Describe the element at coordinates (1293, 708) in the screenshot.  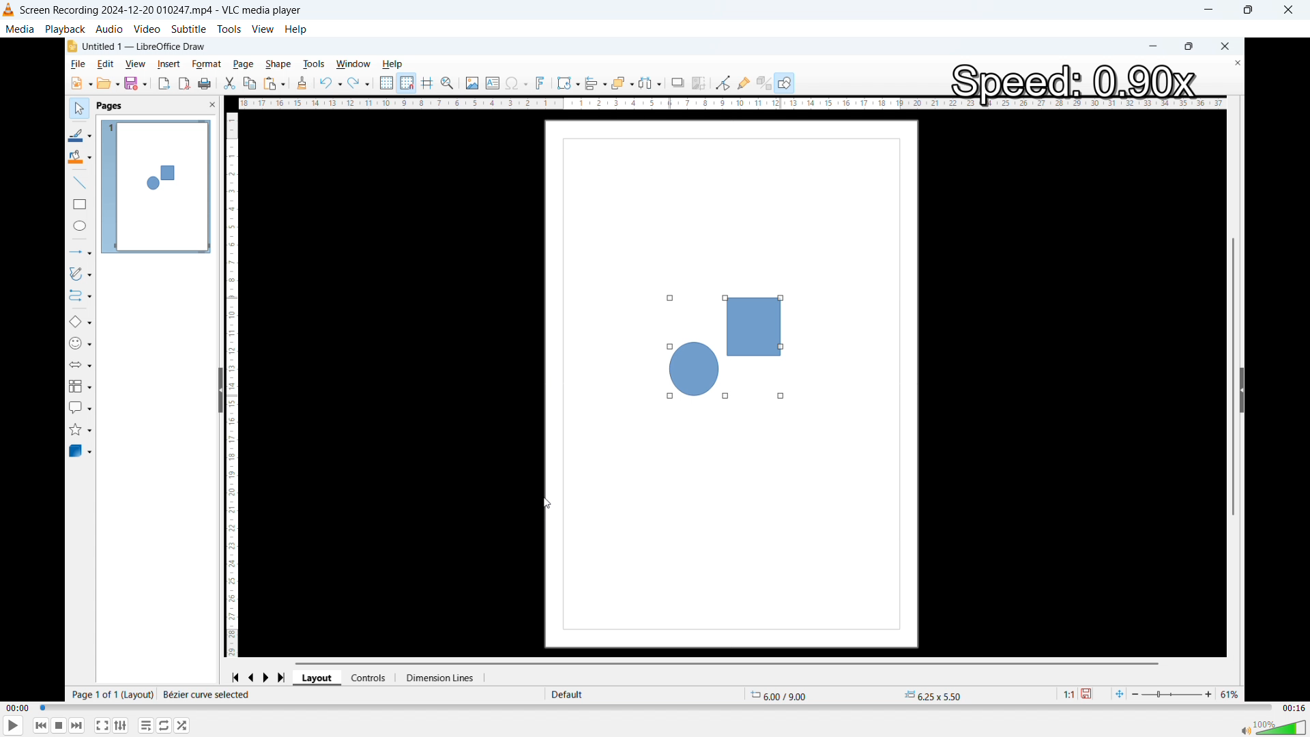
I see `Video duration ` at that location.